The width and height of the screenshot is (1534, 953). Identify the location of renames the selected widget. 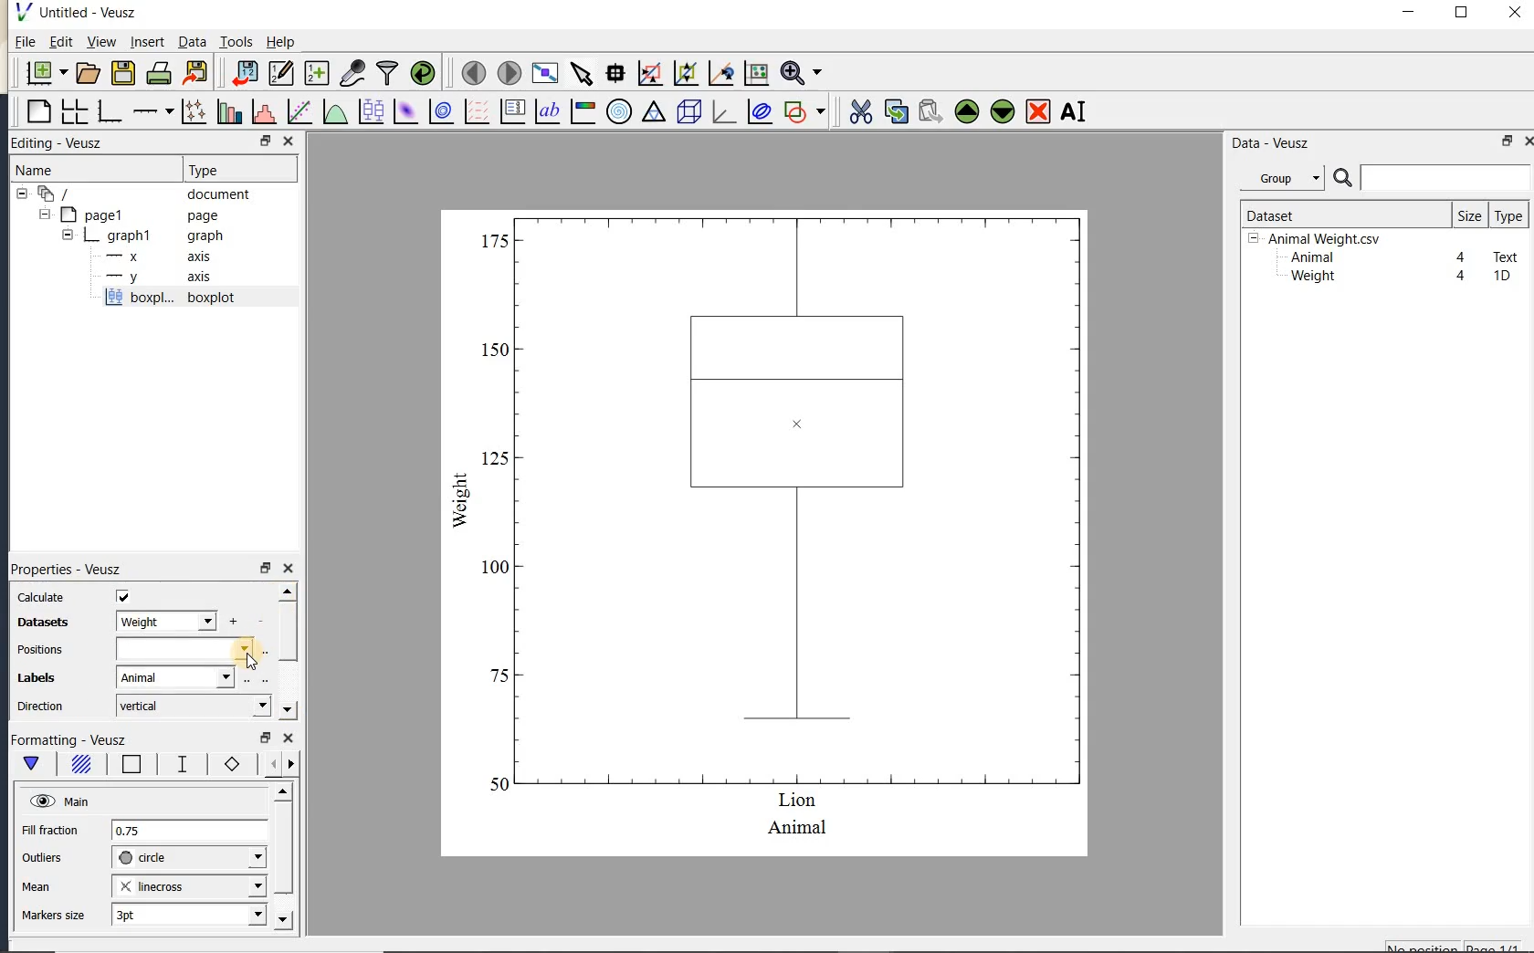
(1072, 111).